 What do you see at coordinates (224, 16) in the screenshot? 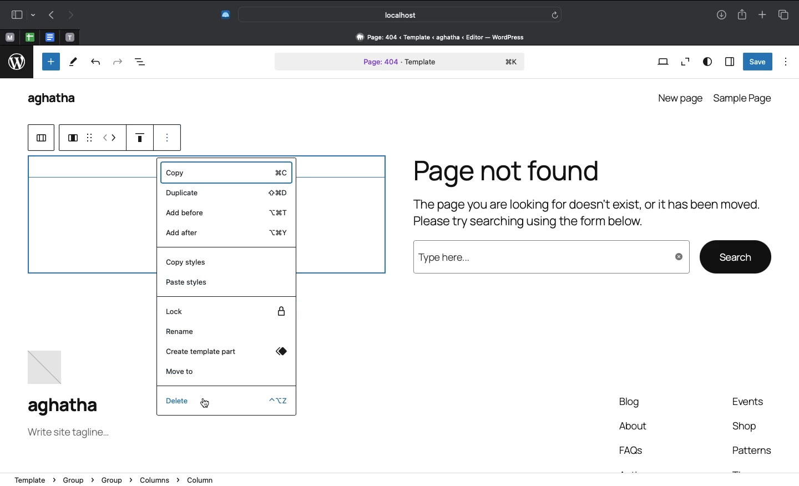
I see `Extensions` at bounding box center [224, 16].